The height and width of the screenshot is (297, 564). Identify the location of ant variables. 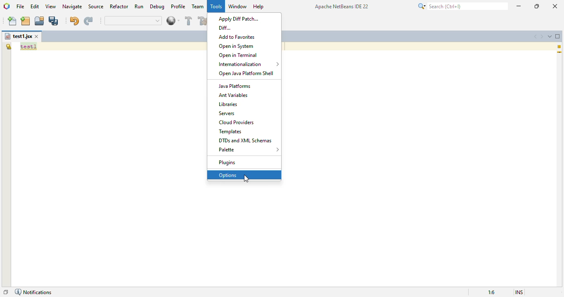
(233, 95).